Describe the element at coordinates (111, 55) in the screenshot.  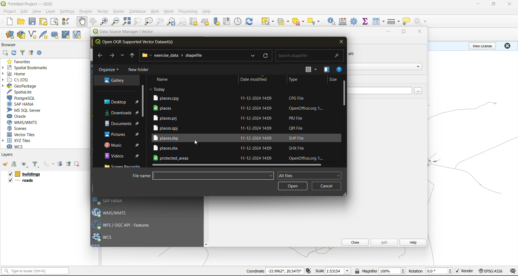
I see `forward` at that location.